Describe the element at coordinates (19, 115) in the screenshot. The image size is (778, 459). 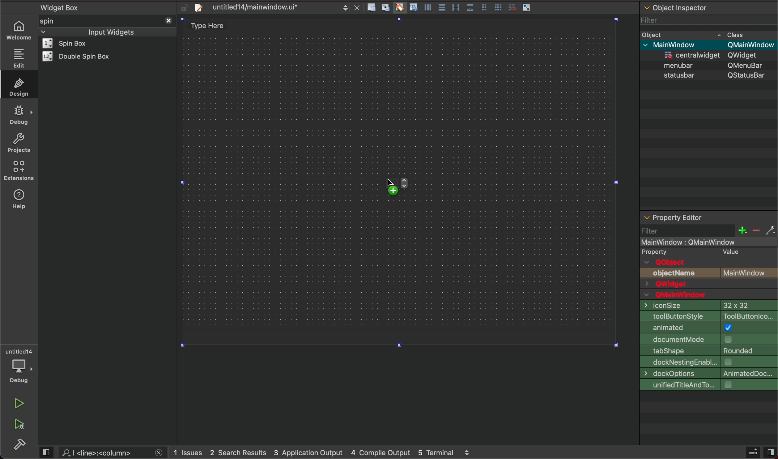
I see `debug` at that location.